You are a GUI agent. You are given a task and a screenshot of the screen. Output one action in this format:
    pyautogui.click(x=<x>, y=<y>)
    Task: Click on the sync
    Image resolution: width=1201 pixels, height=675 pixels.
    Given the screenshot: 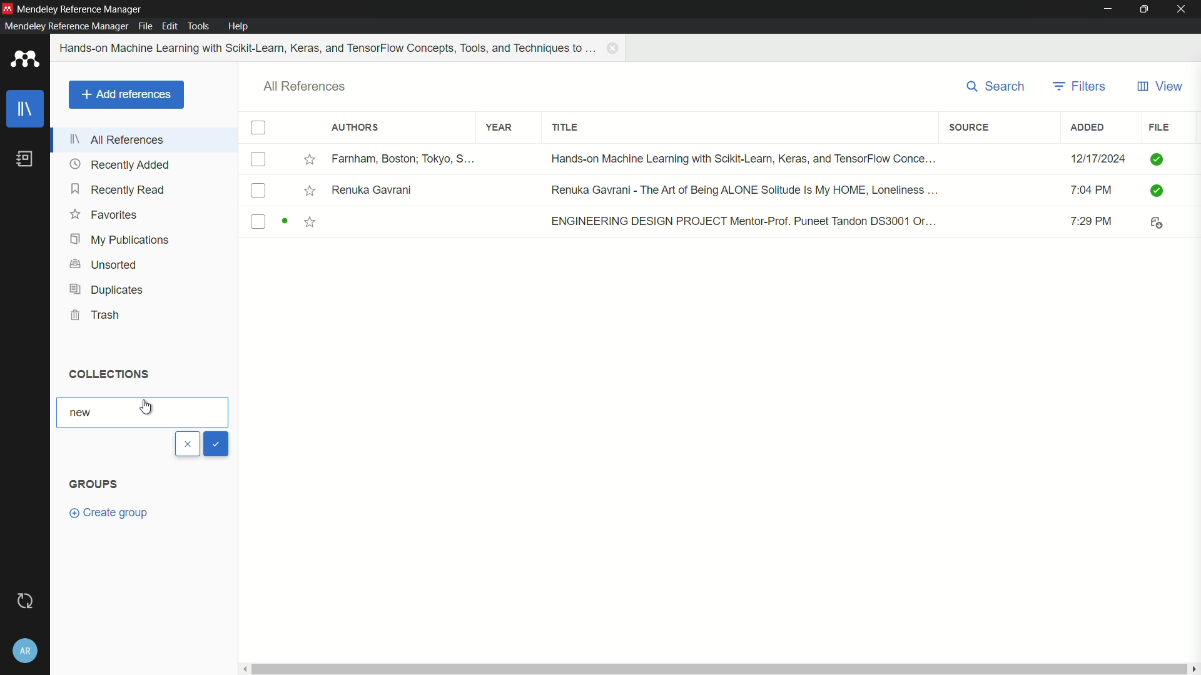 What is the action you would take?
    pyautogui.click(x=24, y=601)
    